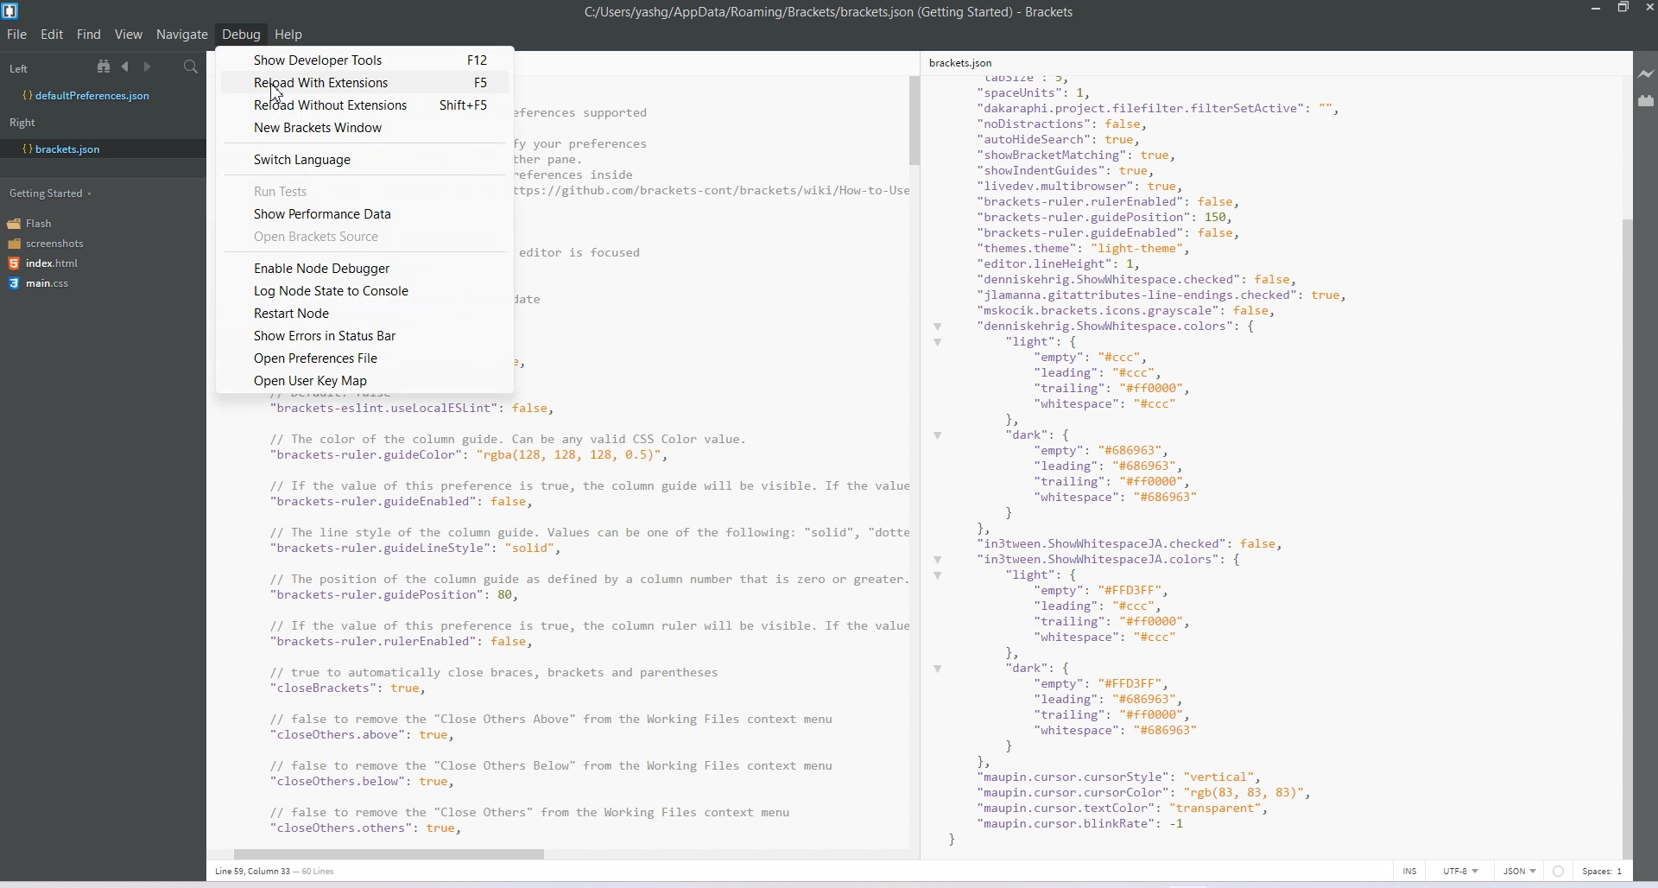  What do you see at coordinates (1598, 9) in the screenshot?
I see `Minimize` at bounding box center [1598, 9].